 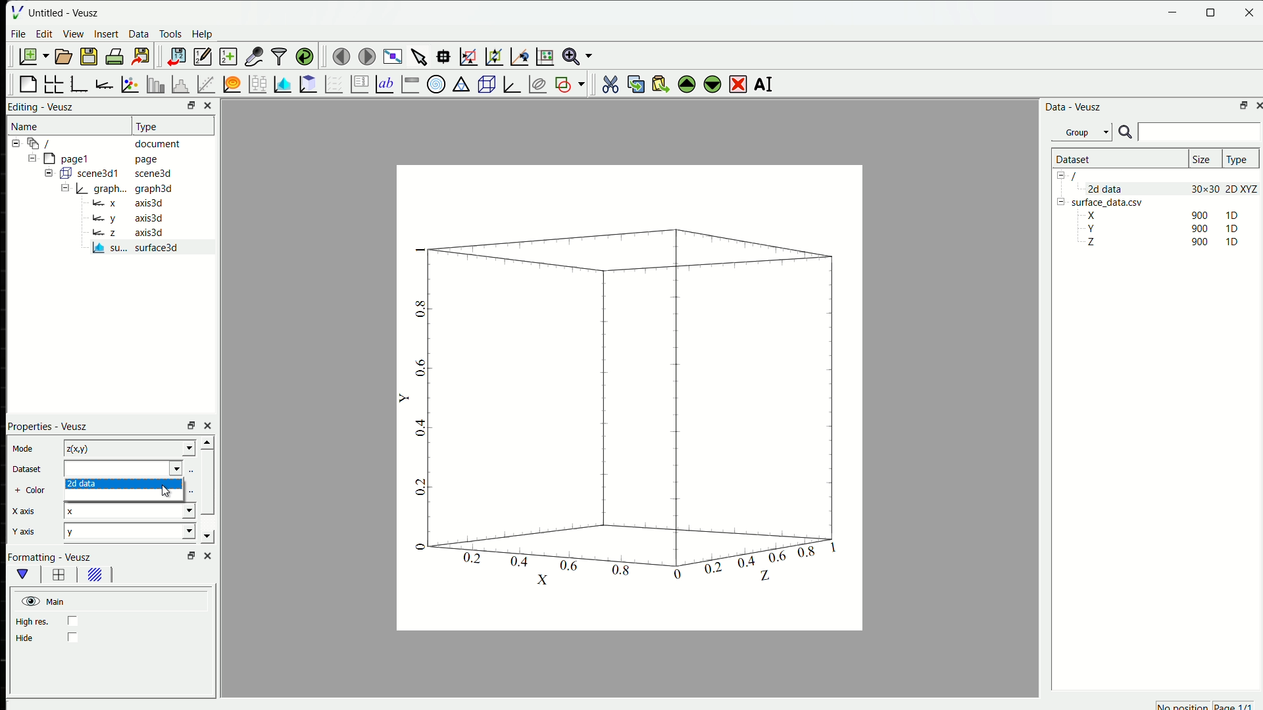 I want to click on Properties - Veusz, so click(x=49, y=427).